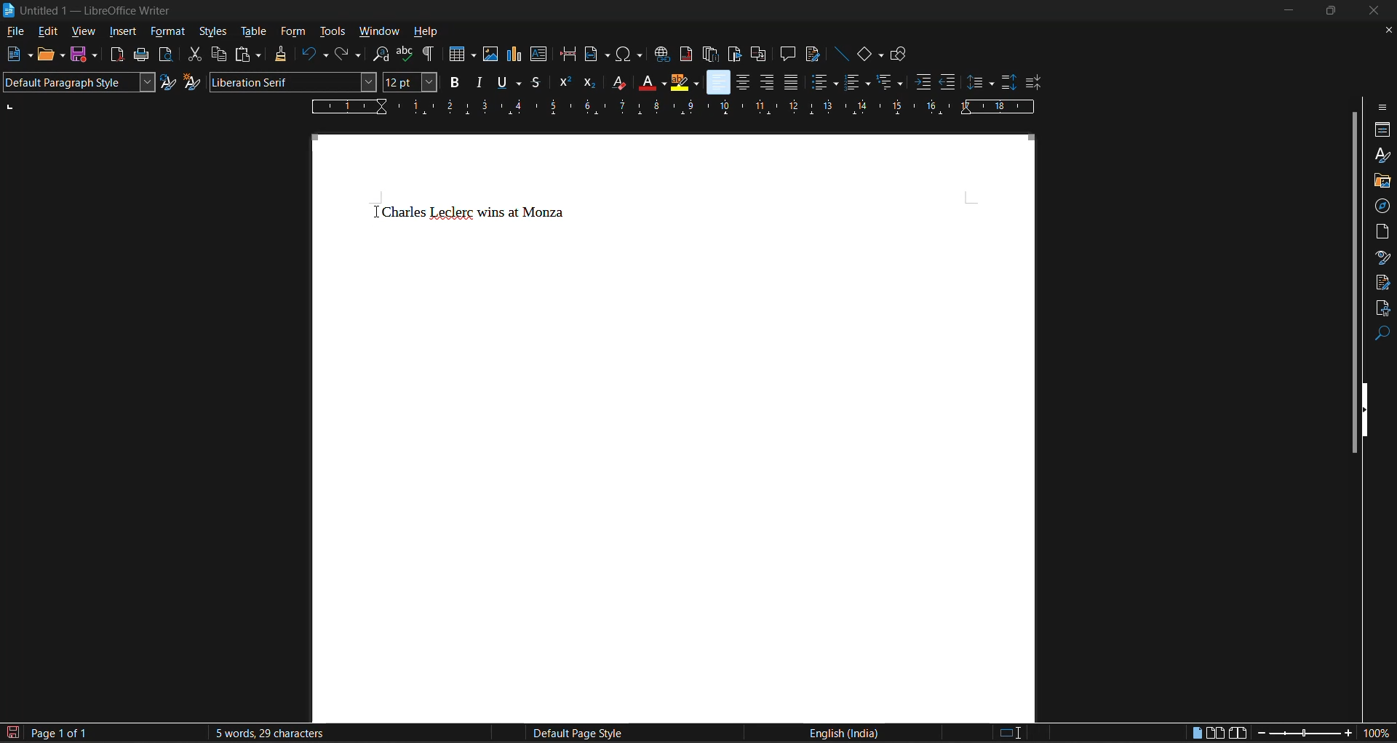 The width and height of the screenshot is (1397, 743). Describe the element at coordinates (649, 81) in the screenshot. I see `font color` at that location.